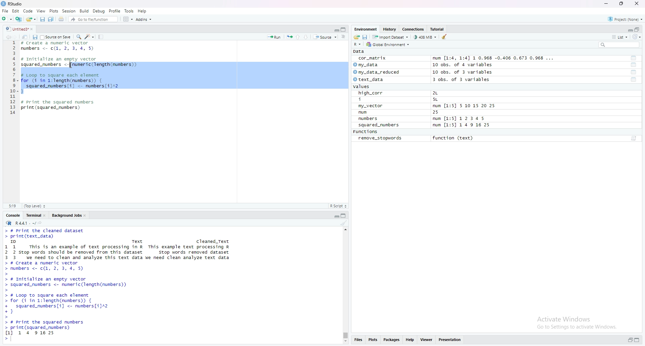  I want to click on my_vector, so click(371, 106).